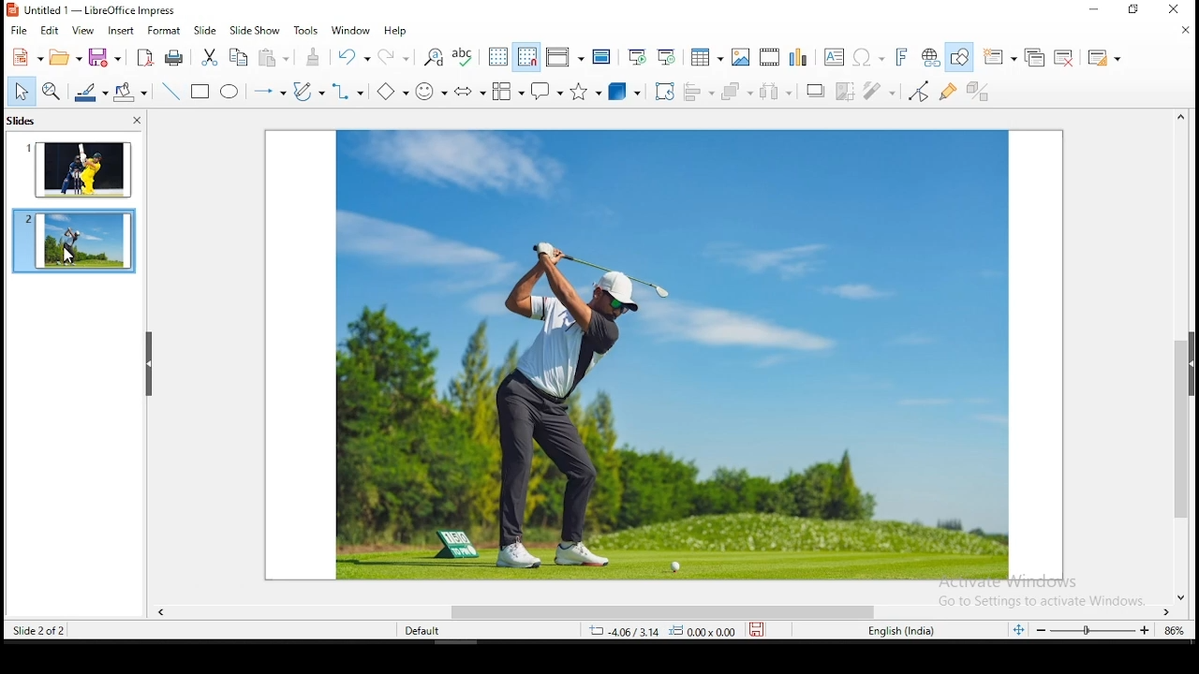  What do you see at coordinates (423, 632) in the screenshot?
I see `default` at bounding box center [423, 632].